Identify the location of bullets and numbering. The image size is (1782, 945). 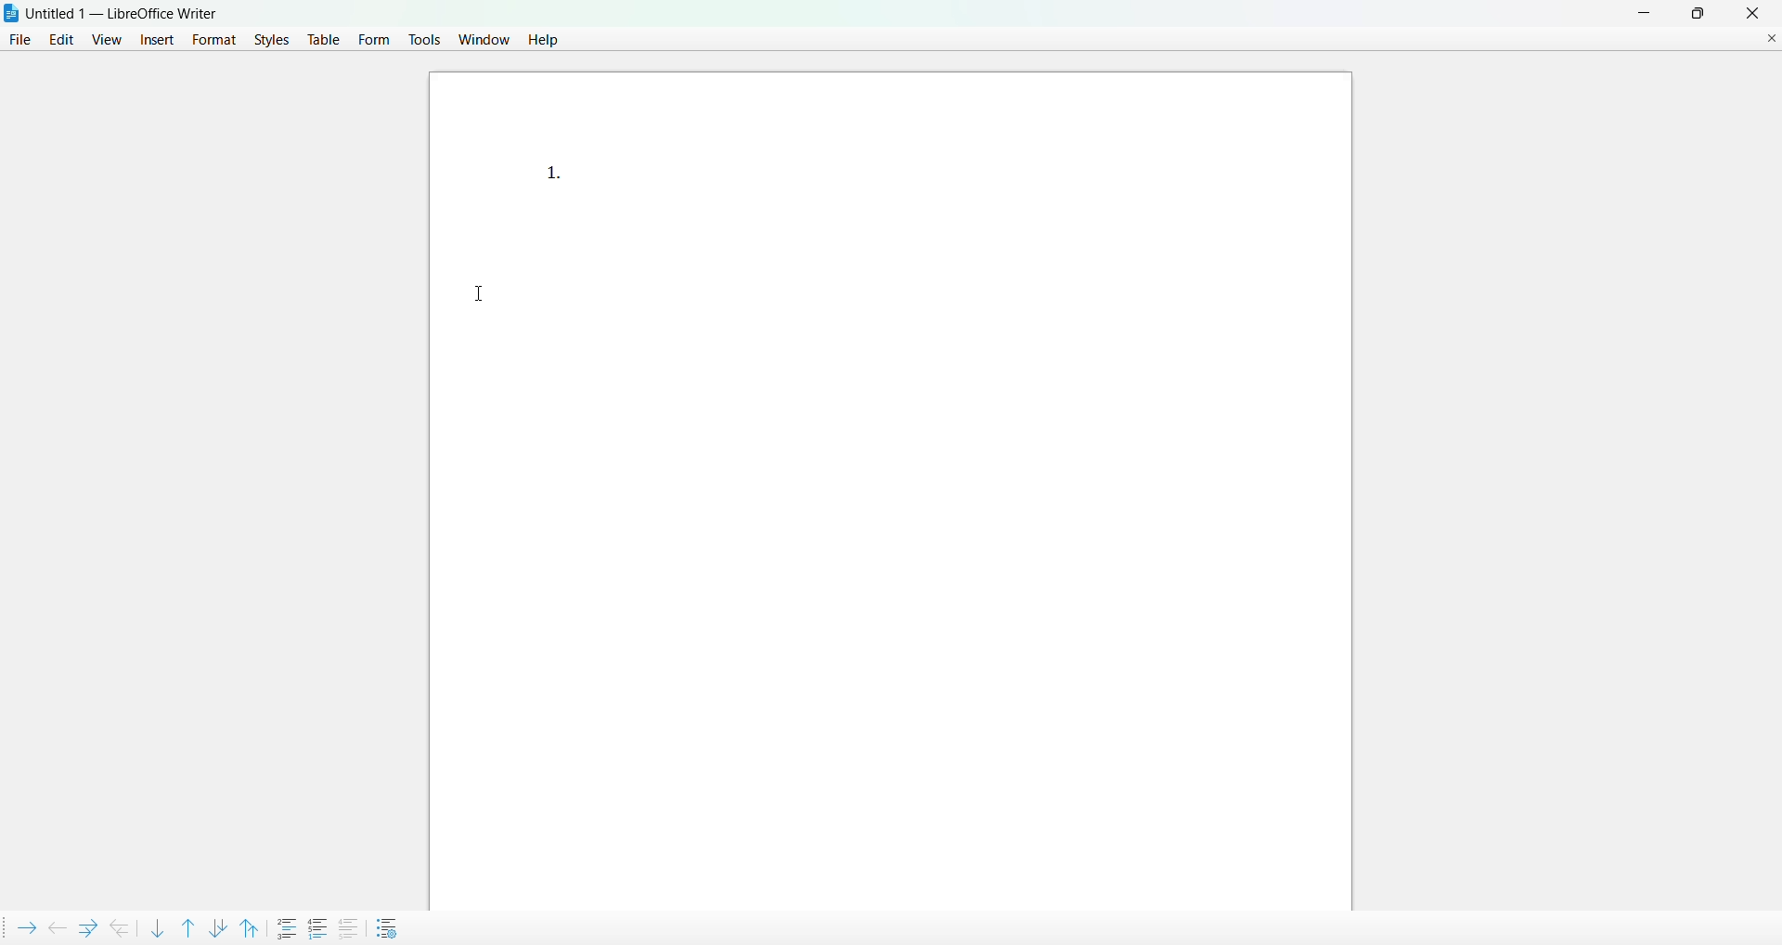
(390, 927).